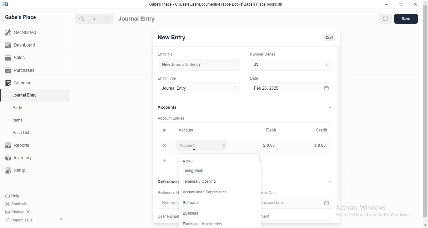 This screenshot has width=428, height=228. What do you see at coordinates (425, 111) in the screenshot?
I see `scrollbar` at bounding box center [425, 111].